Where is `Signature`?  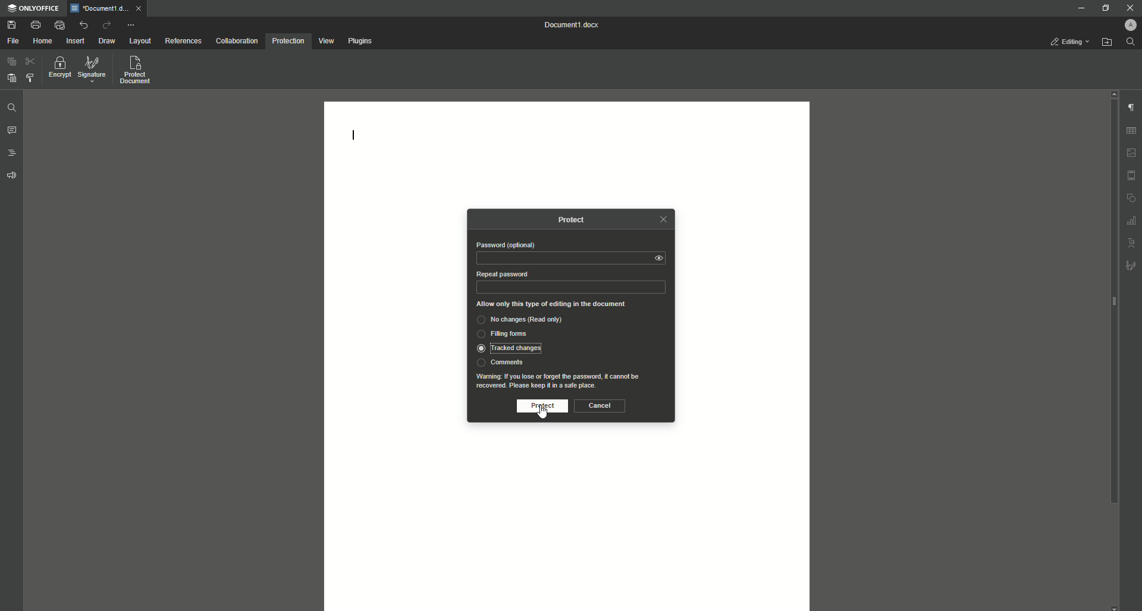 Signature is located at coordinates (92, 70).